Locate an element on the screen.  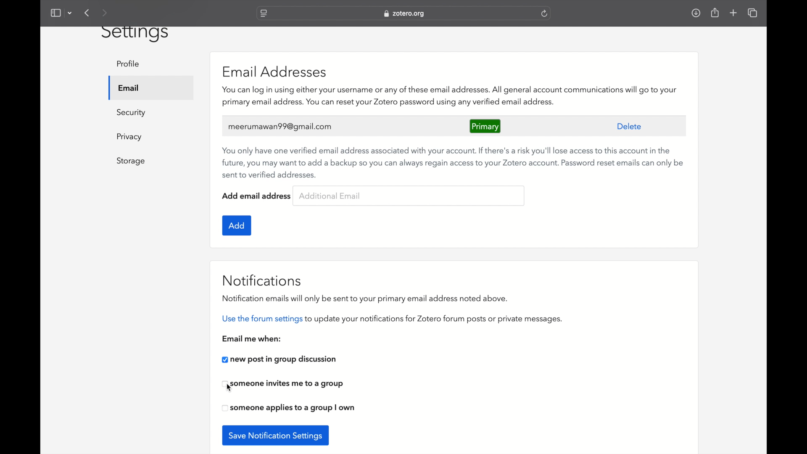
save notification settings is located at coordinates (276, 435).